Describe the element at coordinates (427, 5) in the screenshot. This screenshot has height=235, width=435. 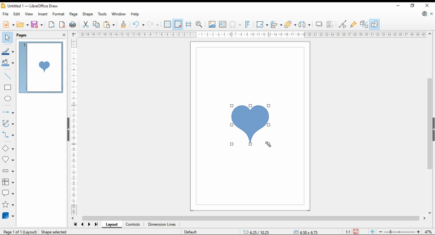
I see `close window` at that location.